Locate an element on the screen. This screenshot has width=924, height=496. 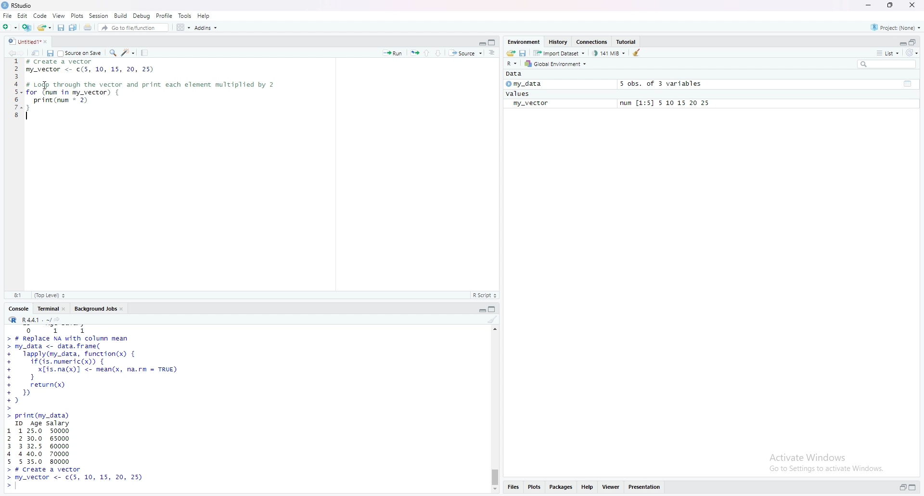
save all open documents is located at coordinates (73, 27).